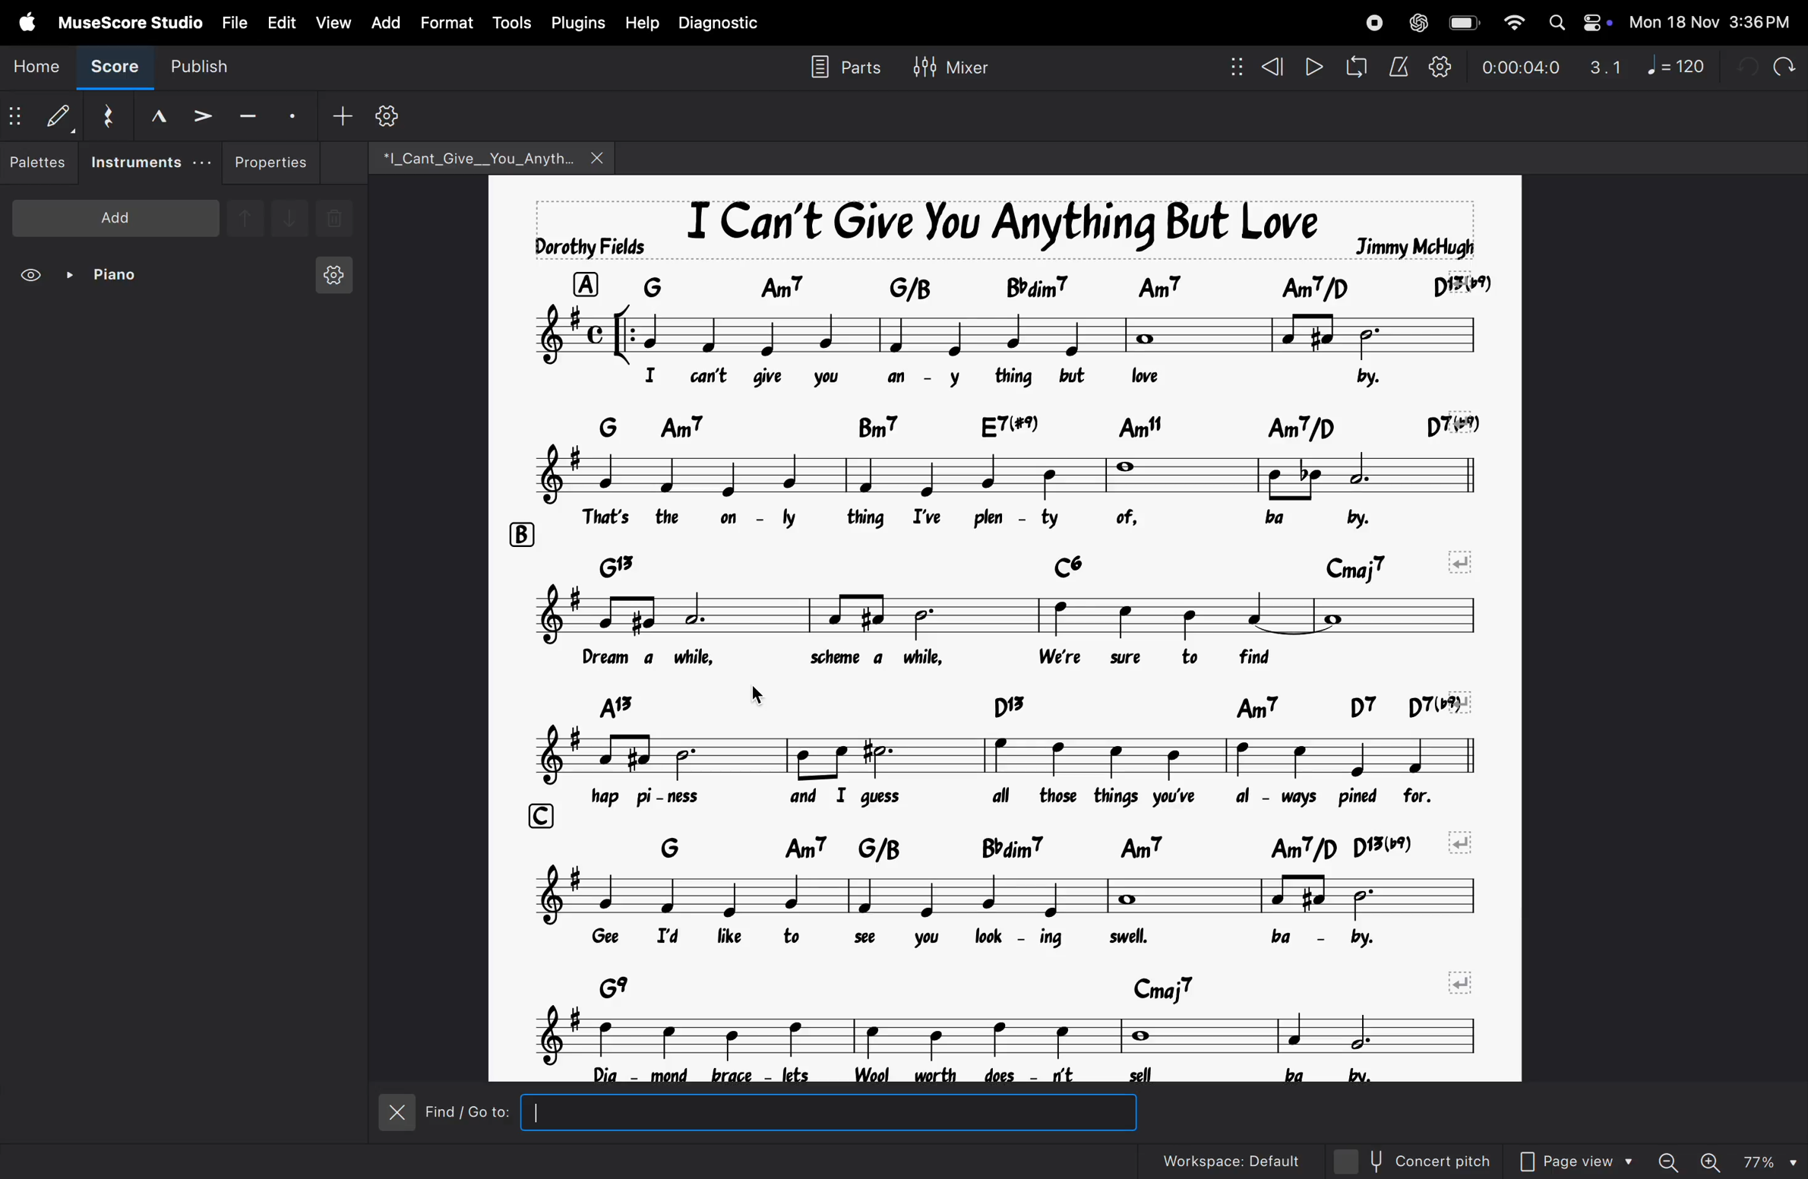 The image size is (1808, 1179). What do you see at coordinates (640, 21) in the screenshot?
I see `help` at bounding box center [640, 21].